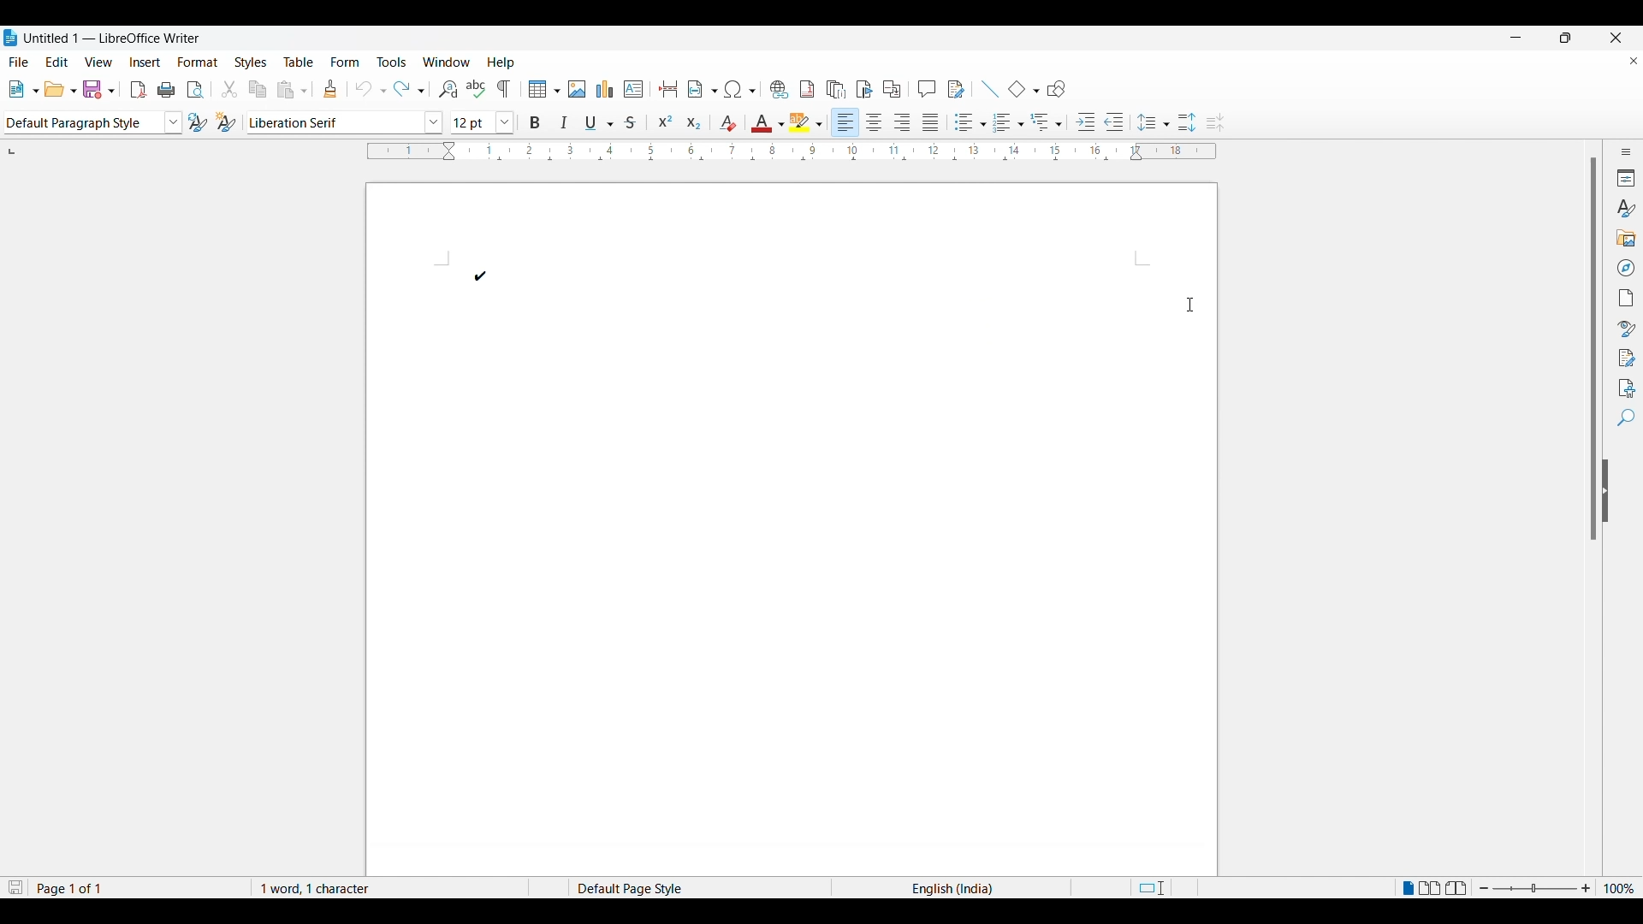 The height and width of the screenshot is (924, 1643). I want to click on font size, so click(479, 122).